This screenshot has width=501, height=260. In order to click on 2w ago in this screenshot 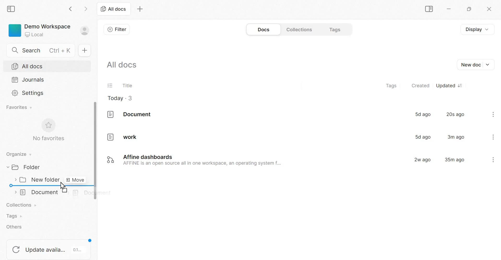, I will do `click(423, 160)`.